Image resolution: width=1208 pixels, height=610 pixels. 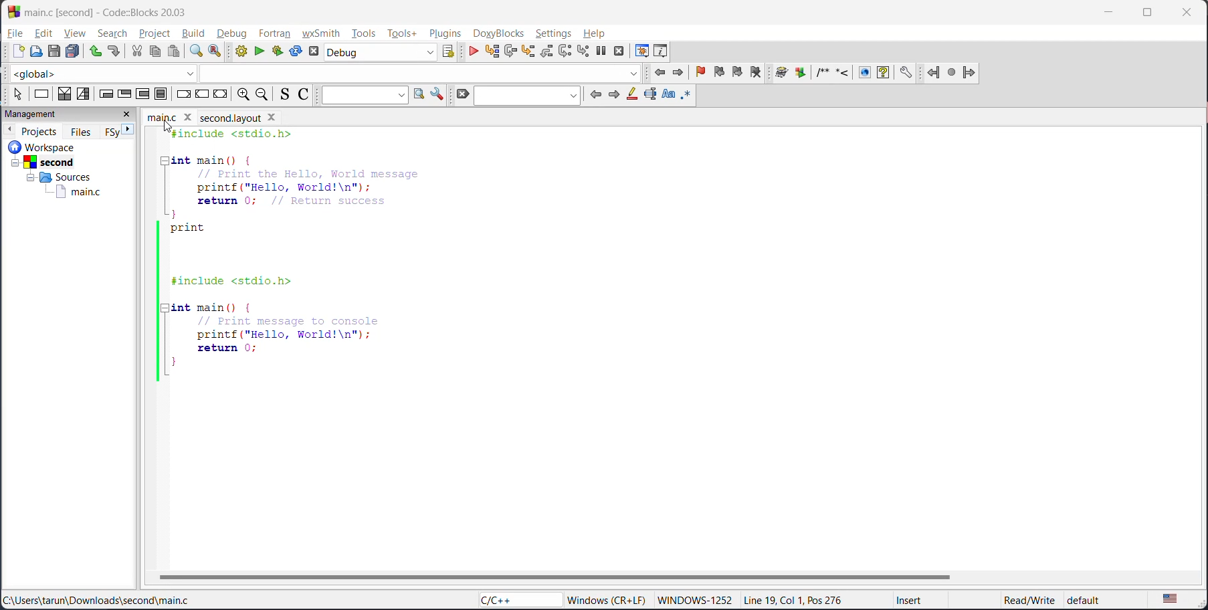 I want to click on clear bookmark, so click(x=760, y=74).